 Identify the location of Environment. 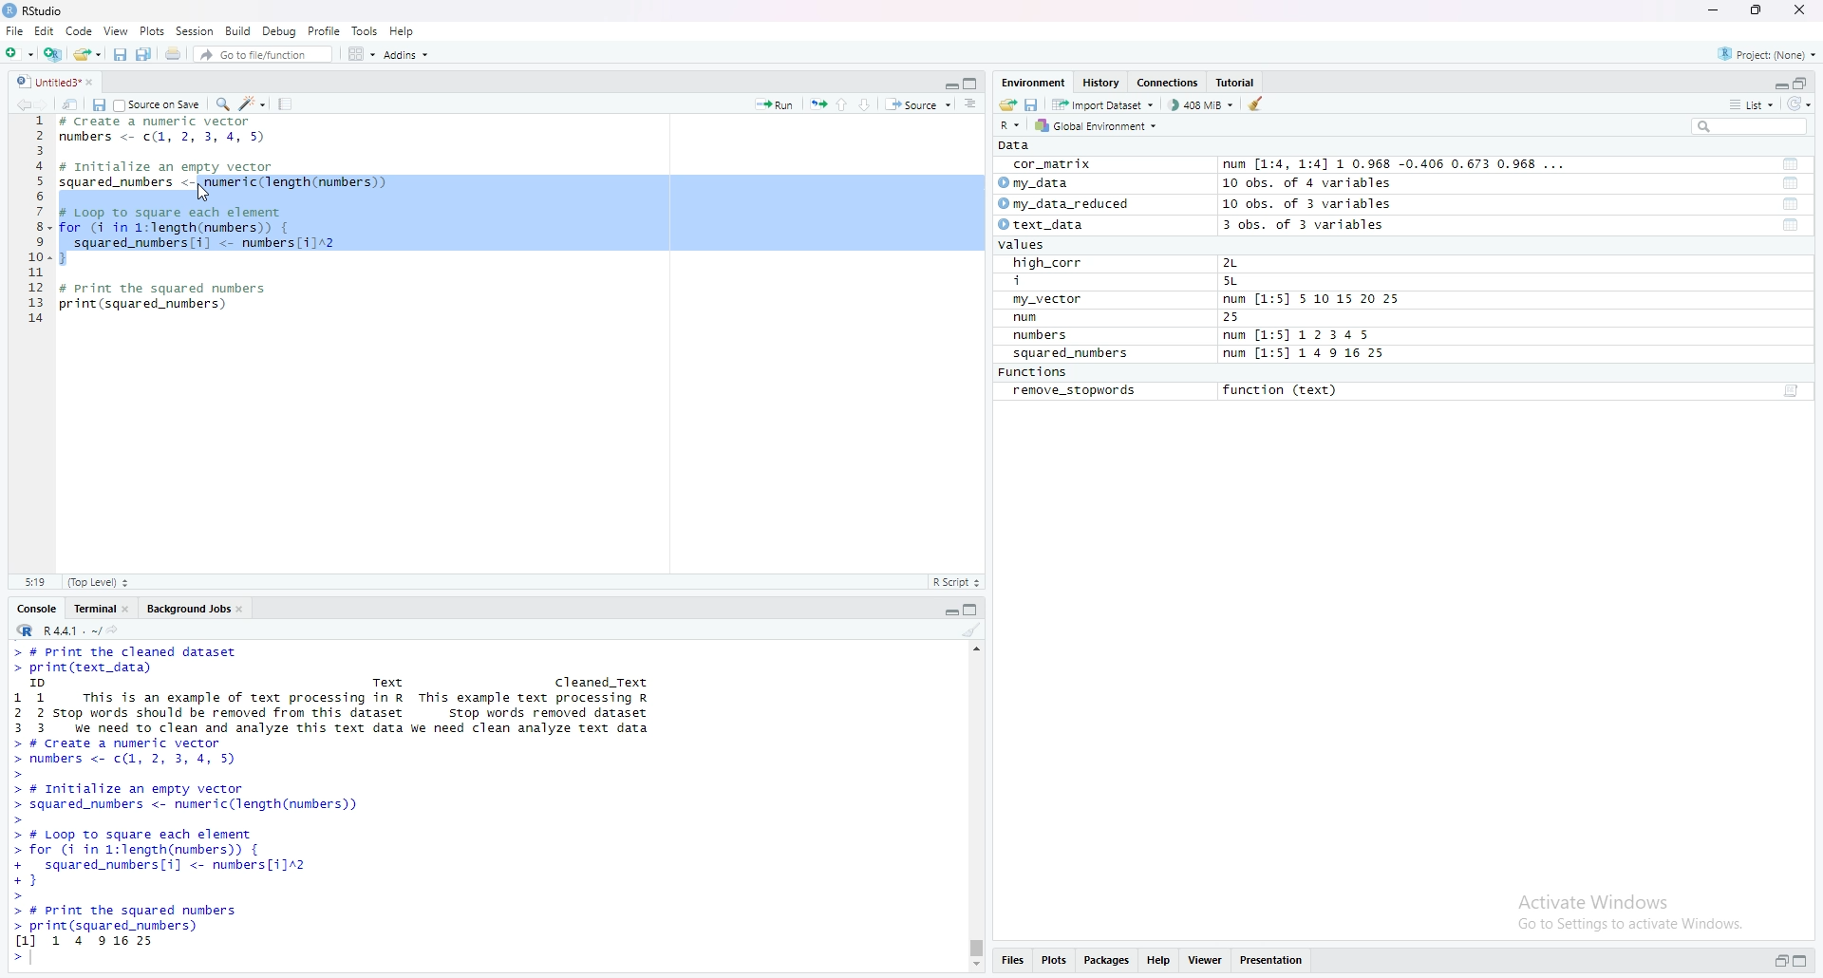
(1033, 82).